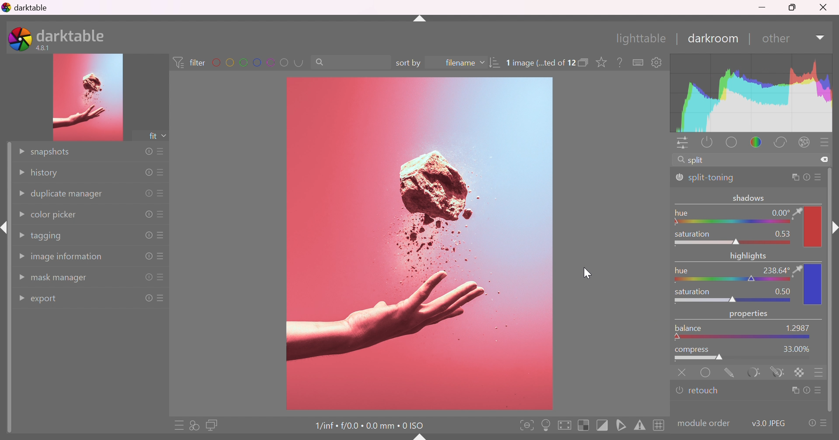  What do you see at coordinates (799, 373) in the screenshot?
I see `rastor marks` at bounding box center [799, 373].